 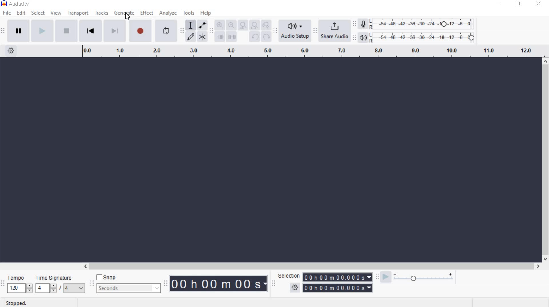 What do you see at coordinates (310, 266) in the screenshot?
I see `scrollbar` at bounding box center [310, 266].